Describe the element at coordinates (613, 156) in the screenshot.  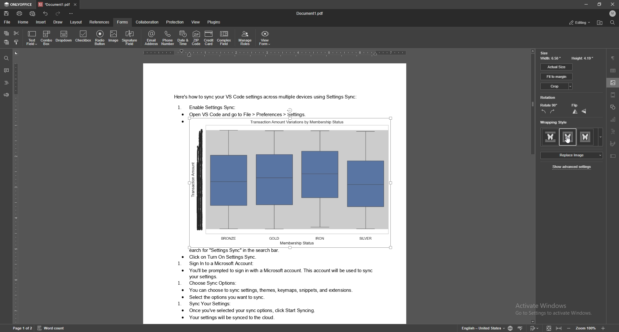
I see `text box` at that location.